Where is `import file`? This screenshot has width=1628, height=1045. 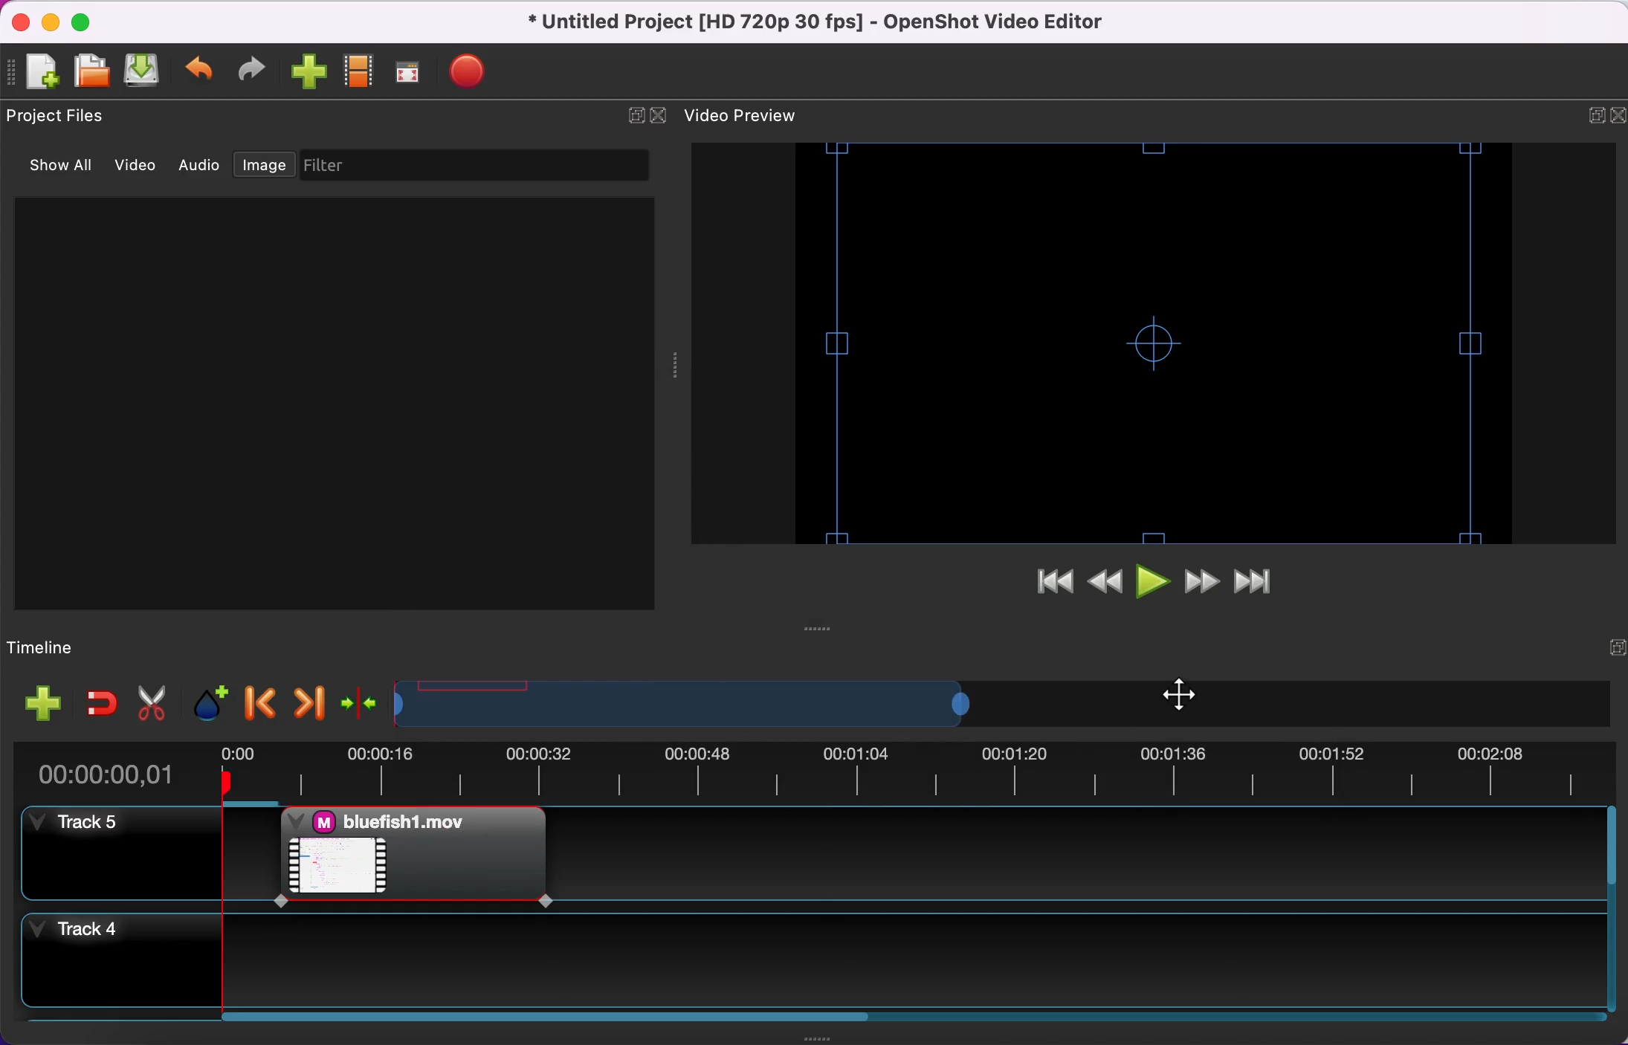
import file is located at coordinates (311, 74).